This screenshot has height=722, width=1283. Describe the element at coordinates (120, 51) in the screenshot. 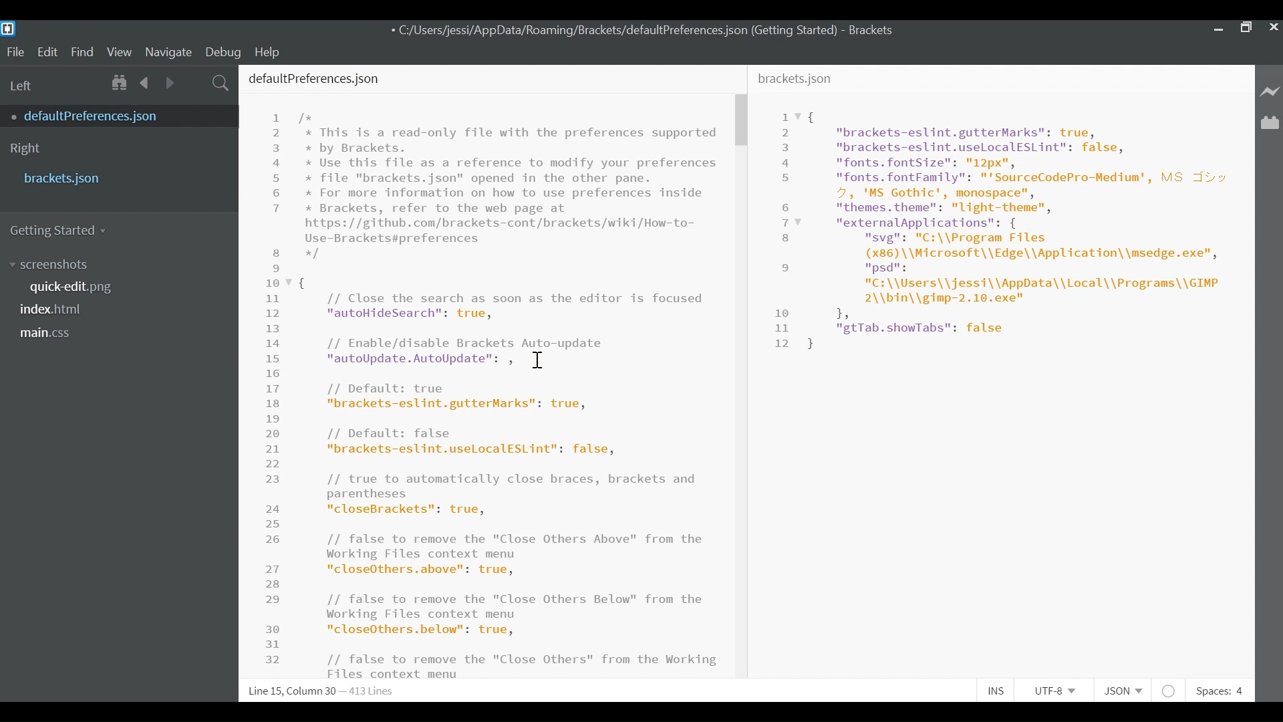

I see `View` at that location.